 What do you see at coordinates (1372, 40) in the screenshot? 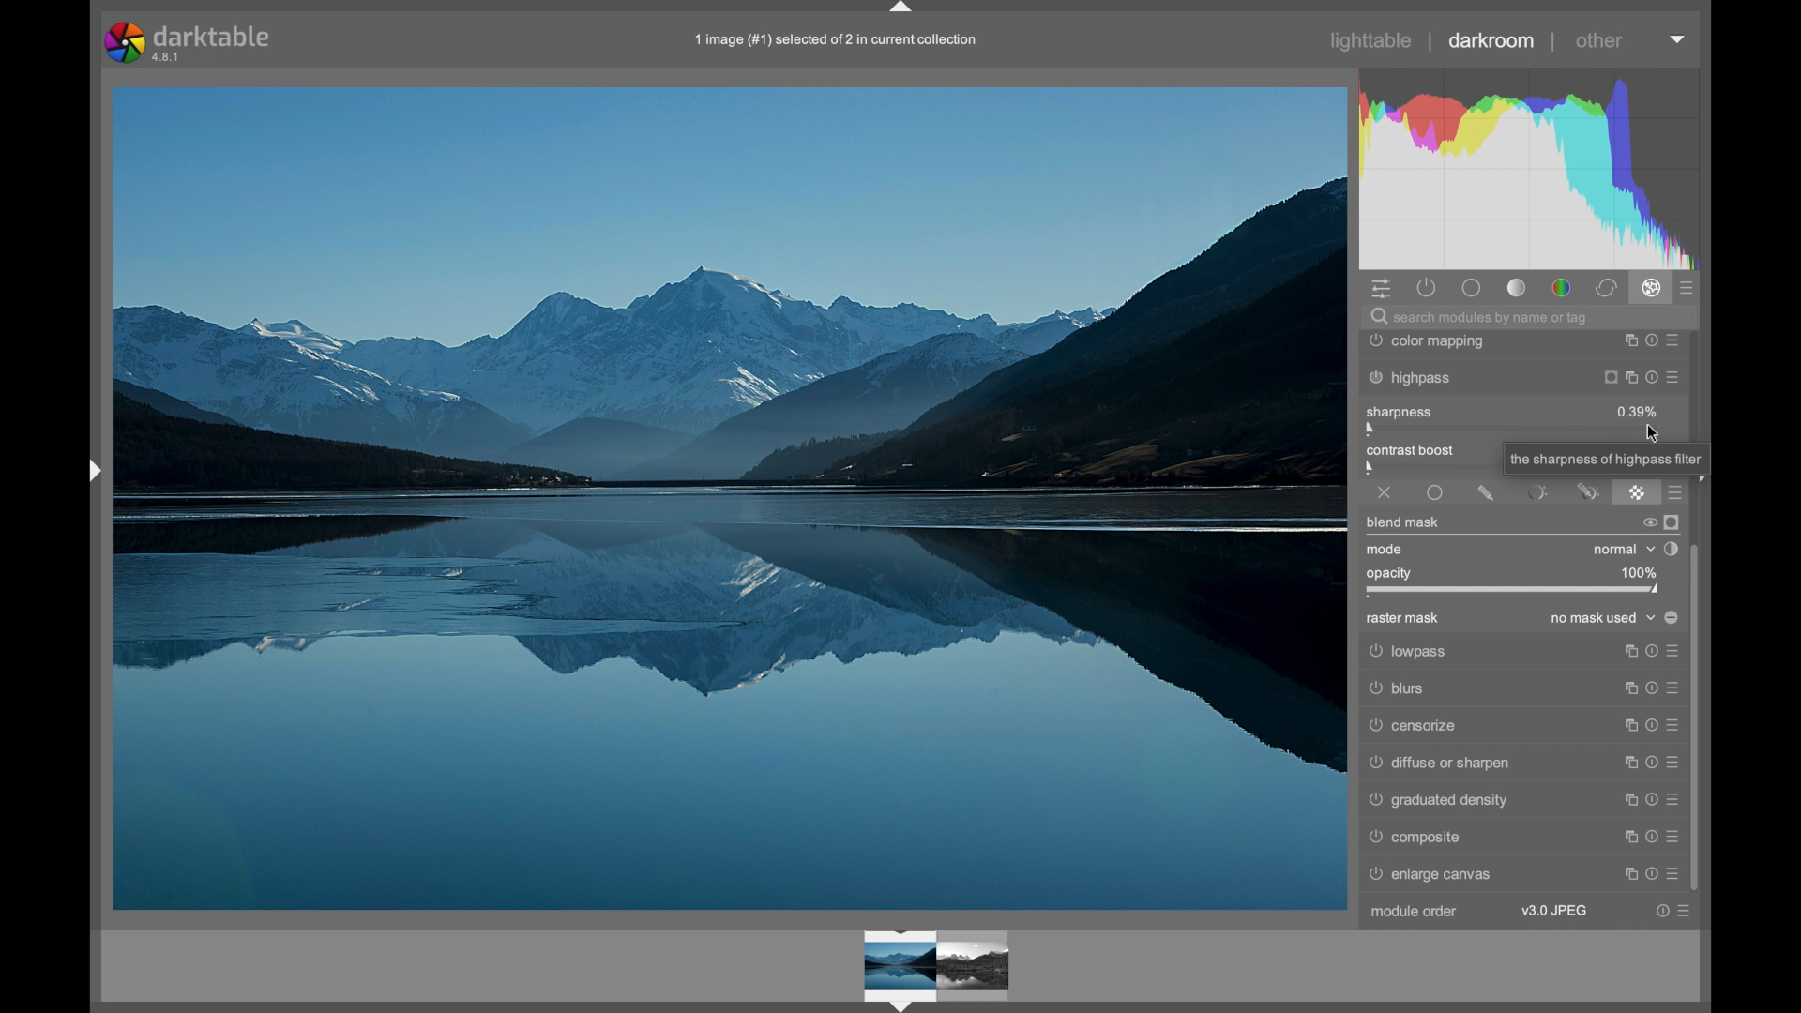
I see `lighttable` at bounding box center [1372, 40].